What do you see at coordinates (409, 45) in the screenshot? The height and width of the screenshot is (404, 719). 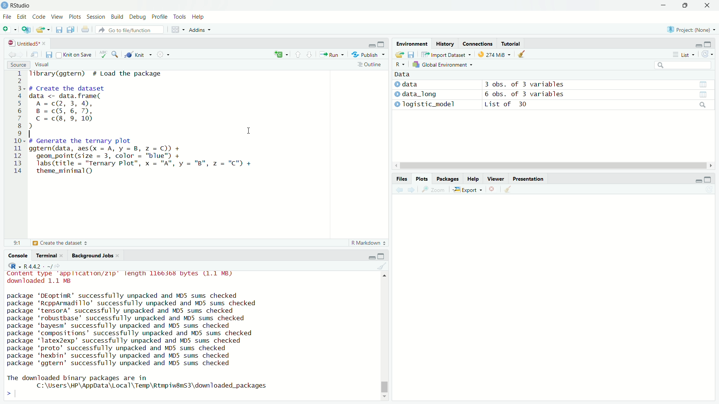 I see `Environment` at bounding box center [409, 45].